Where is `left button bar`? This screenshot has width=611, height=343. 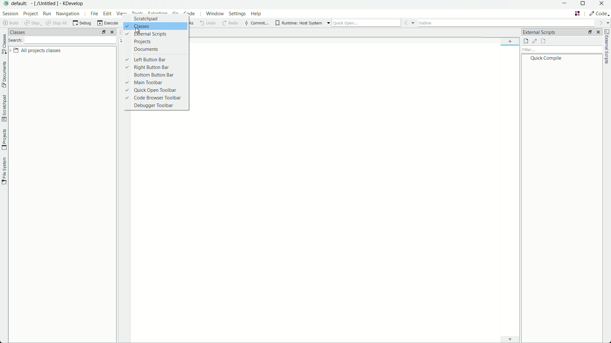
left button bar is located at coordinates (154, 58).